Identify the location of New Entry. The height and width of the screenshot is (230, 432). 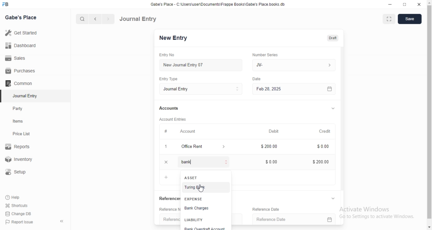
(176, 38).